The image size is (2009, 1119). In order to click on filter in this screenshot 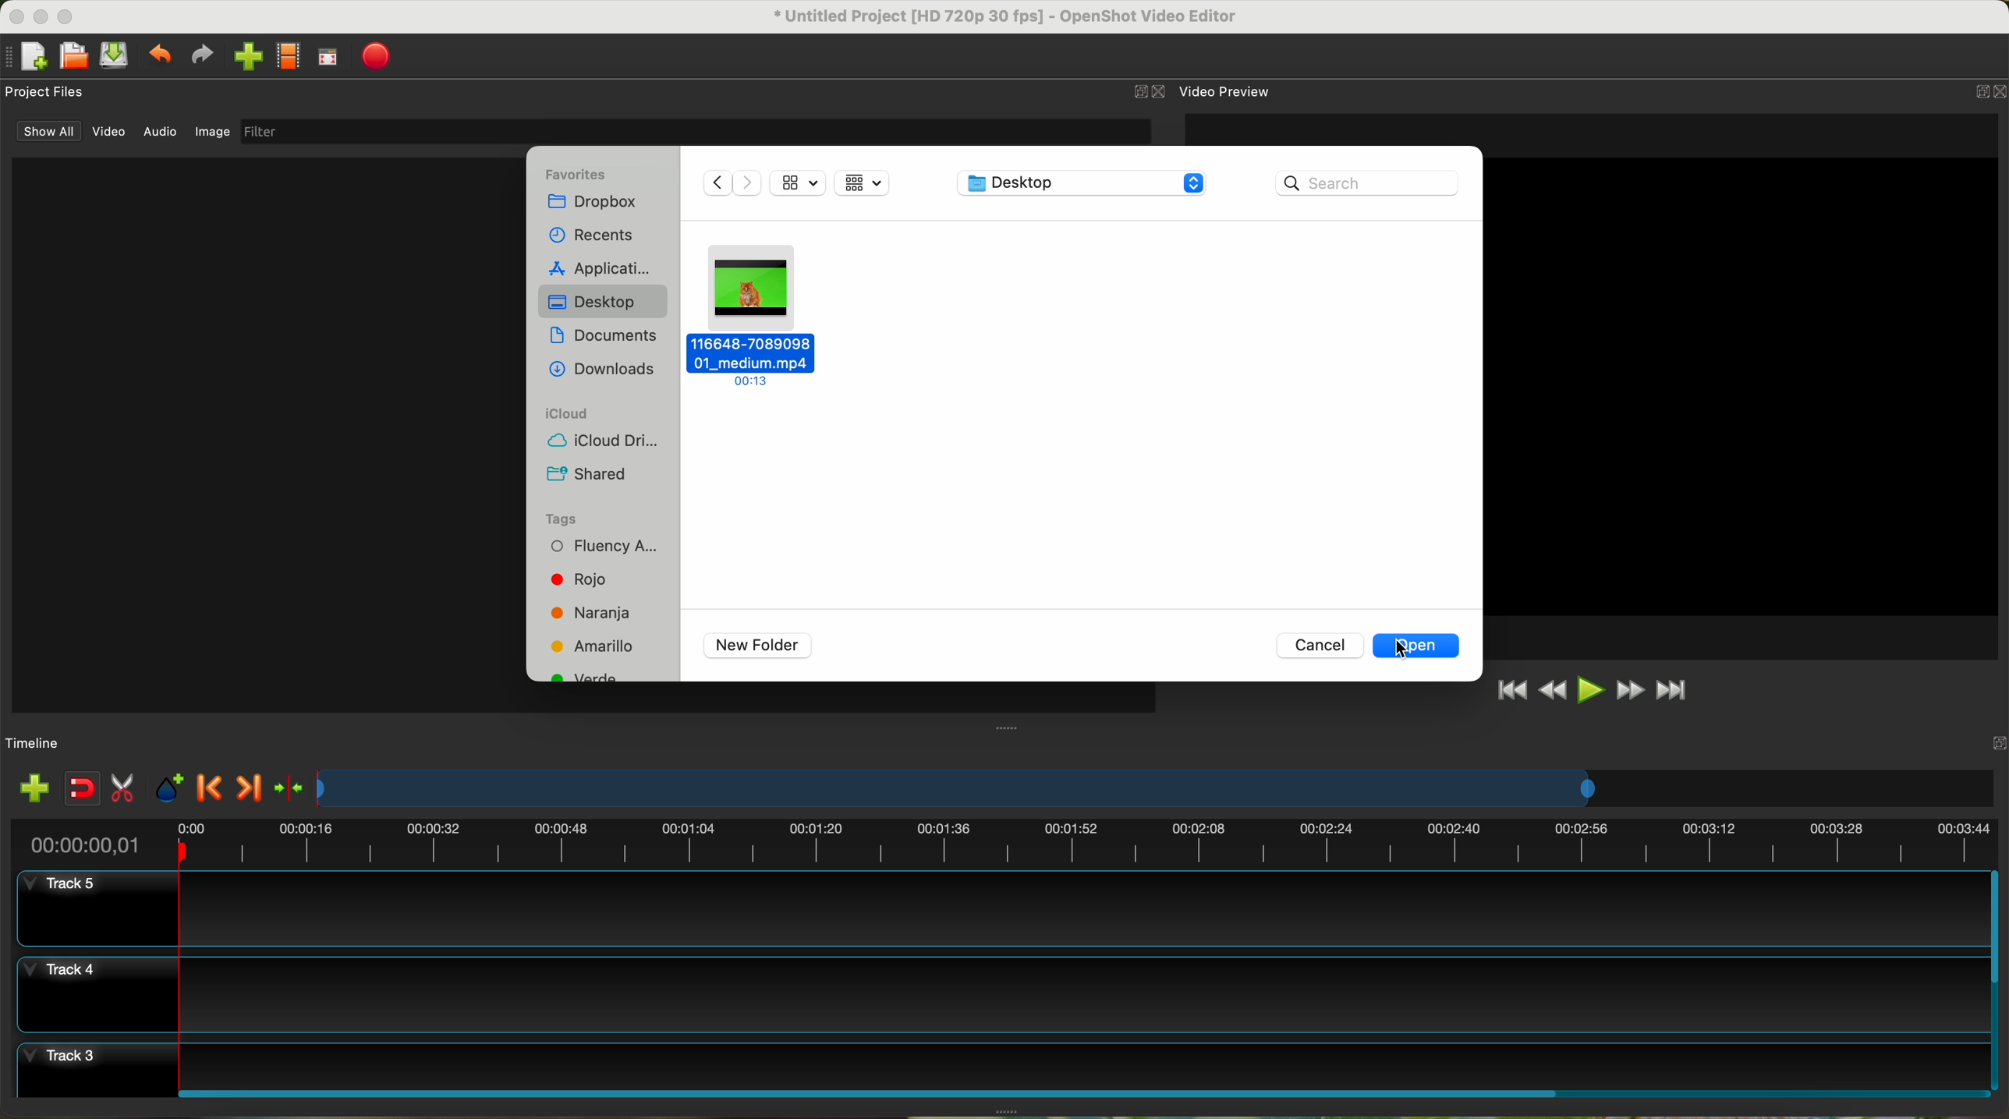, I will do `click(694, 131)`.